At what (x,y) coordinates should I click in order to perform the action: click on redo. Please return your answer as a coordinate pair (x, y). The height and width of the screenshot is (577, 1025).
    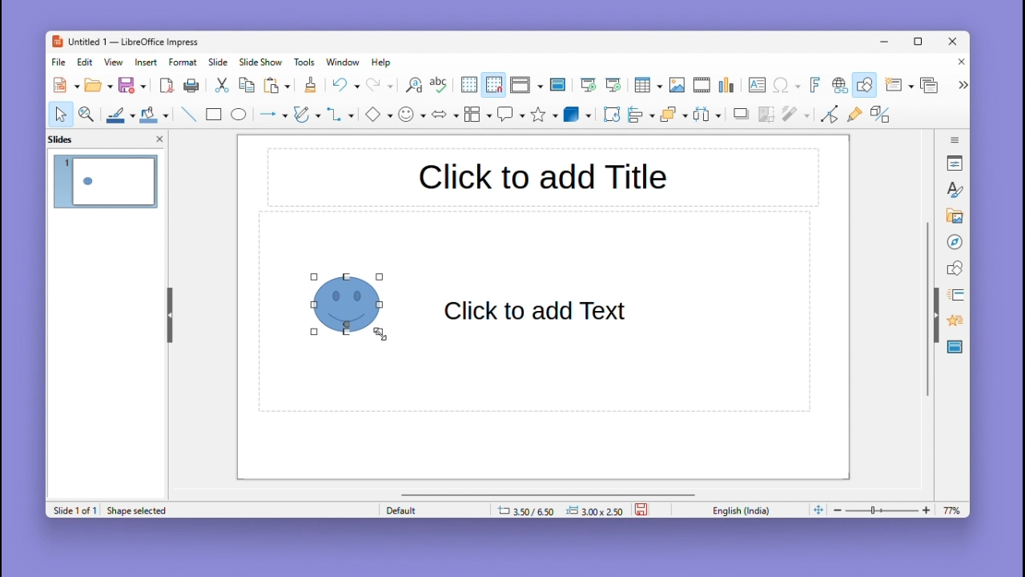
    Looking at the image, I should click on (380, 86).